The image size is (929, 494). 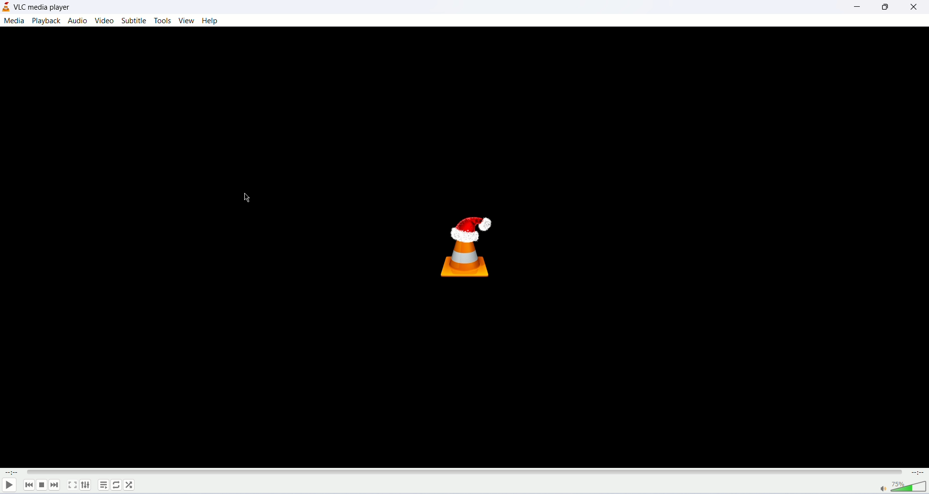 I want to click on subtitle, so click(x=135, y=20).